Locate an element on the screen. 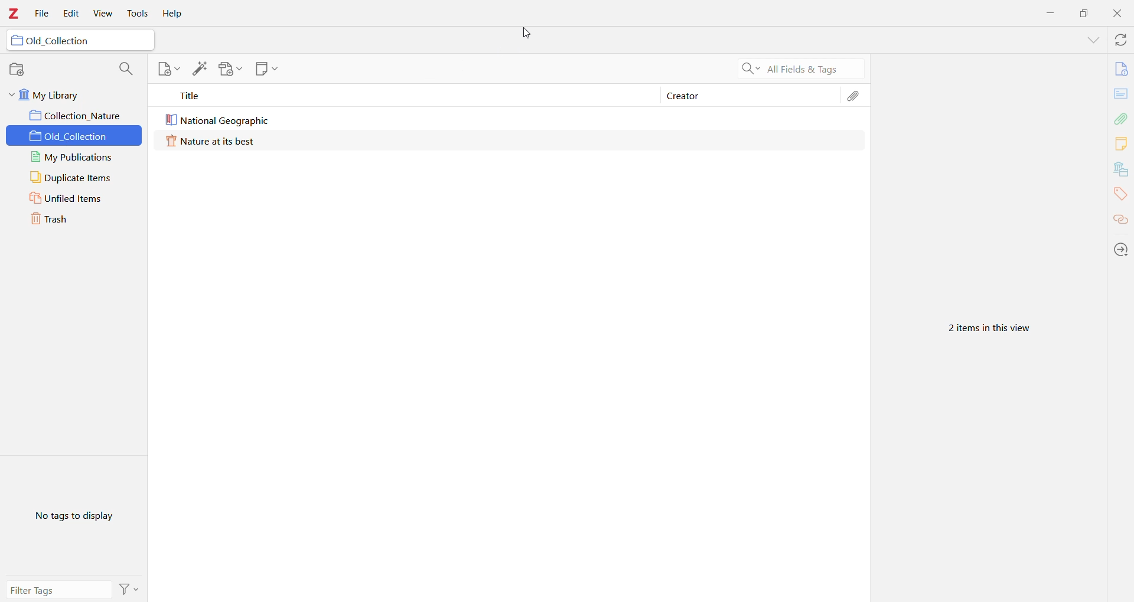  Actions is located at coordinates (1121, 250).